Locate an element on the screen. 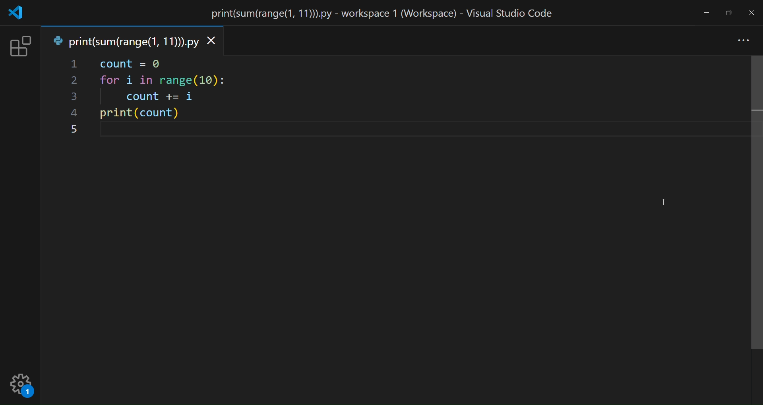 The image size is (763, 405). minimize is located at coordinates (706, 15).